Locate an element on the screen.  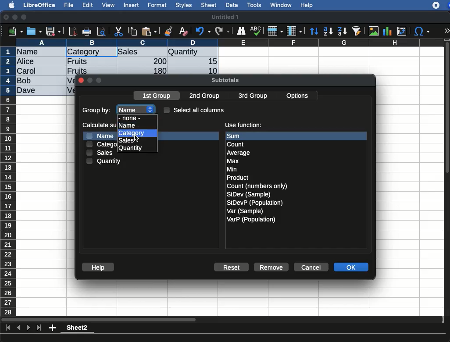
Var (sample) is located at coordinates (246, 211).